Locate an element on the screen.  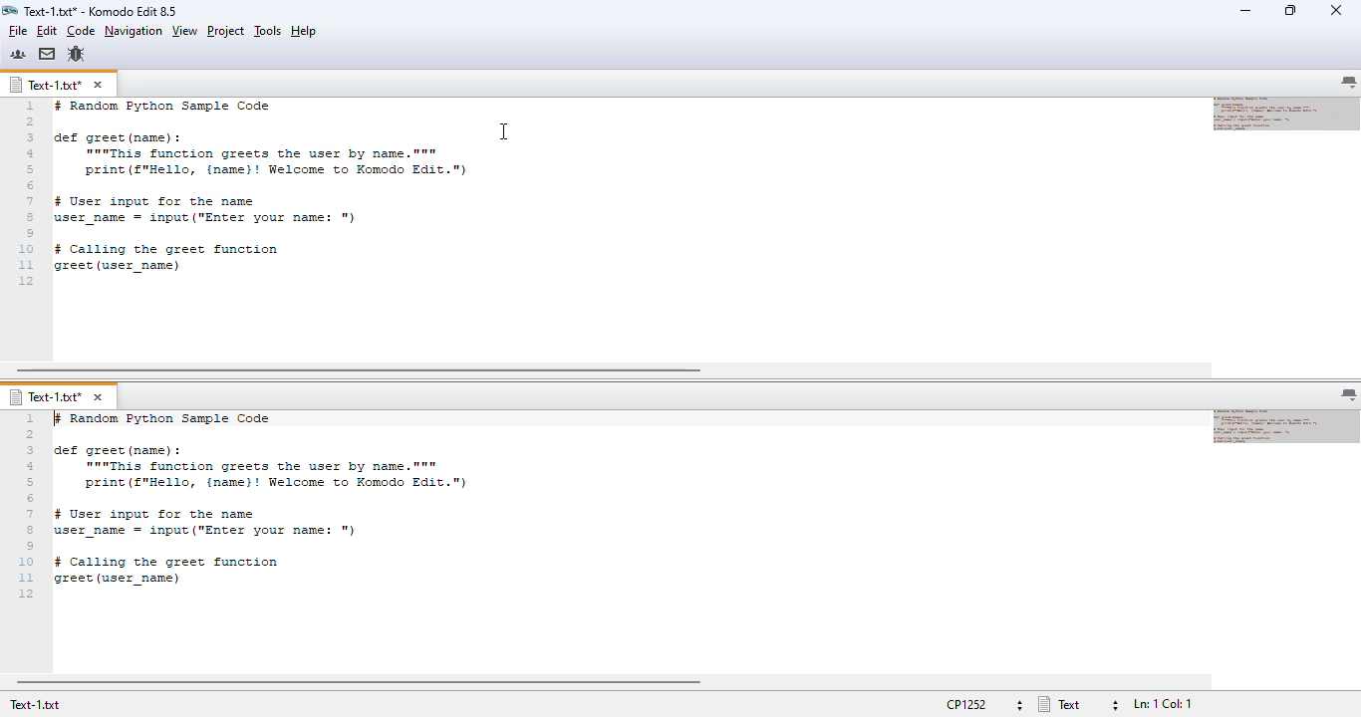
cursor is located at coordinates (505, 132).